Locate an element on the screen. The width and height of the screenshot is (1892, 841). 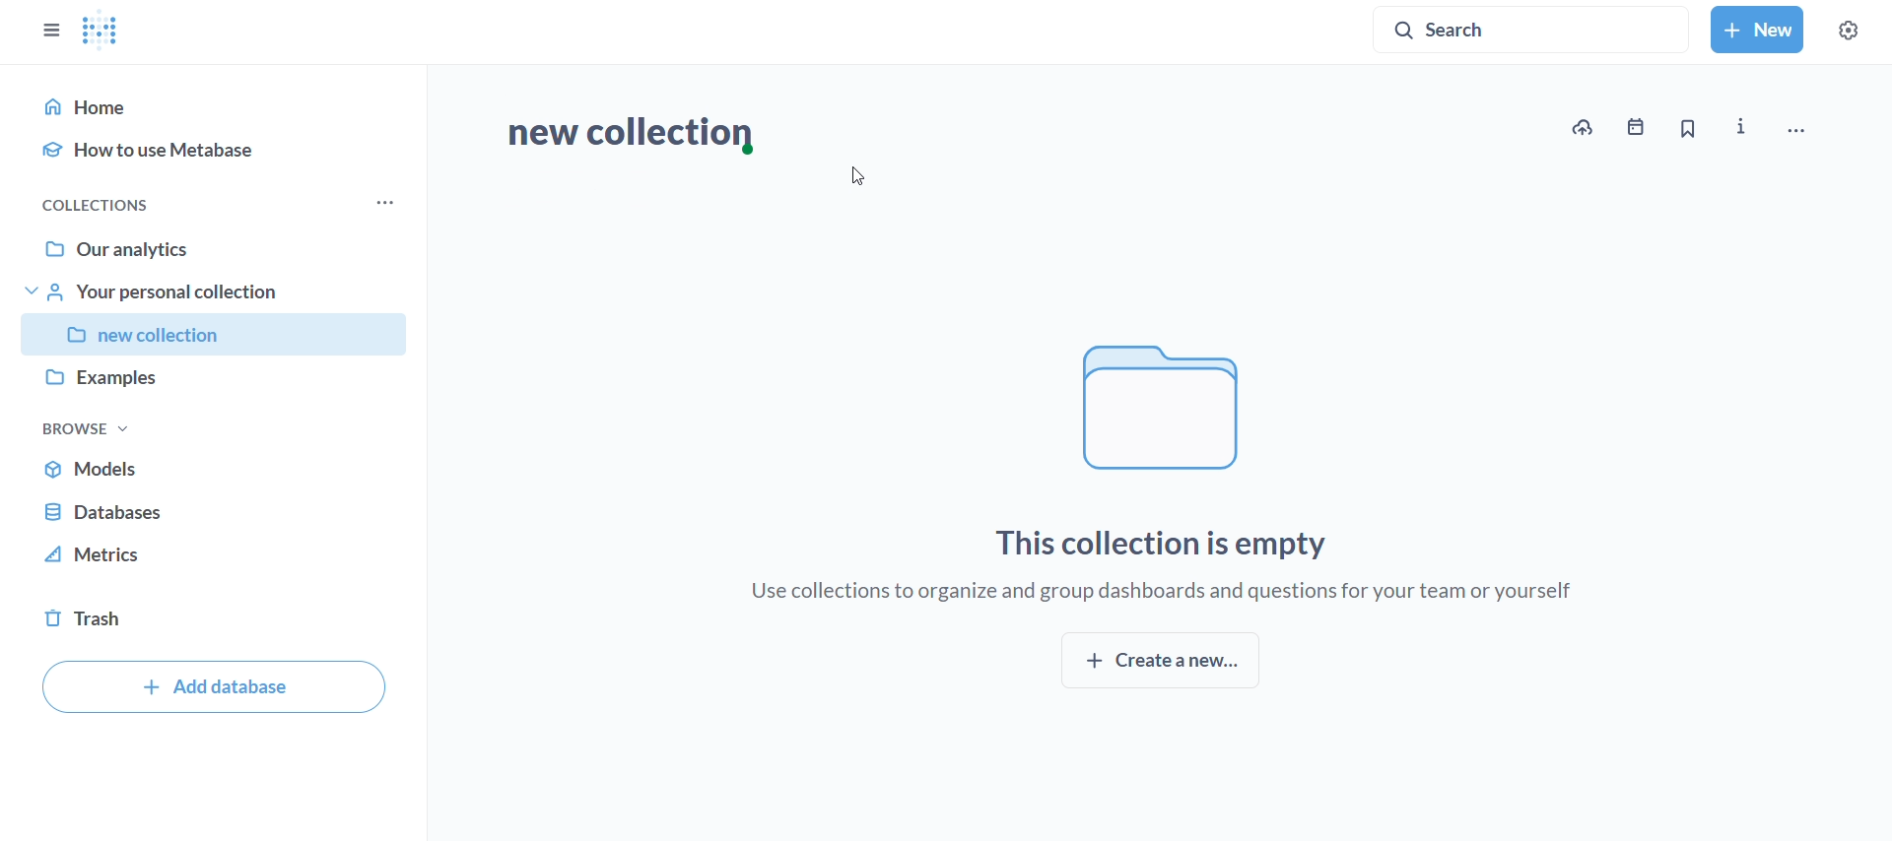
models is located at coordinates (216, 469).